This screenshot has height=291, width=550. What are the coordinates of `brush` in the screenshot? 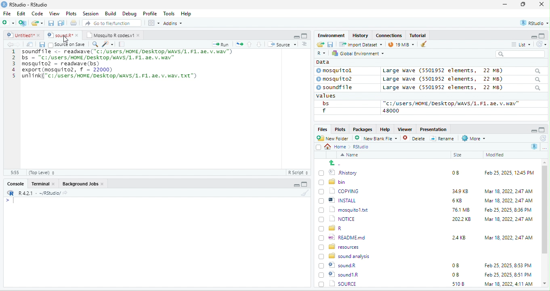 It's located at (306, 193).